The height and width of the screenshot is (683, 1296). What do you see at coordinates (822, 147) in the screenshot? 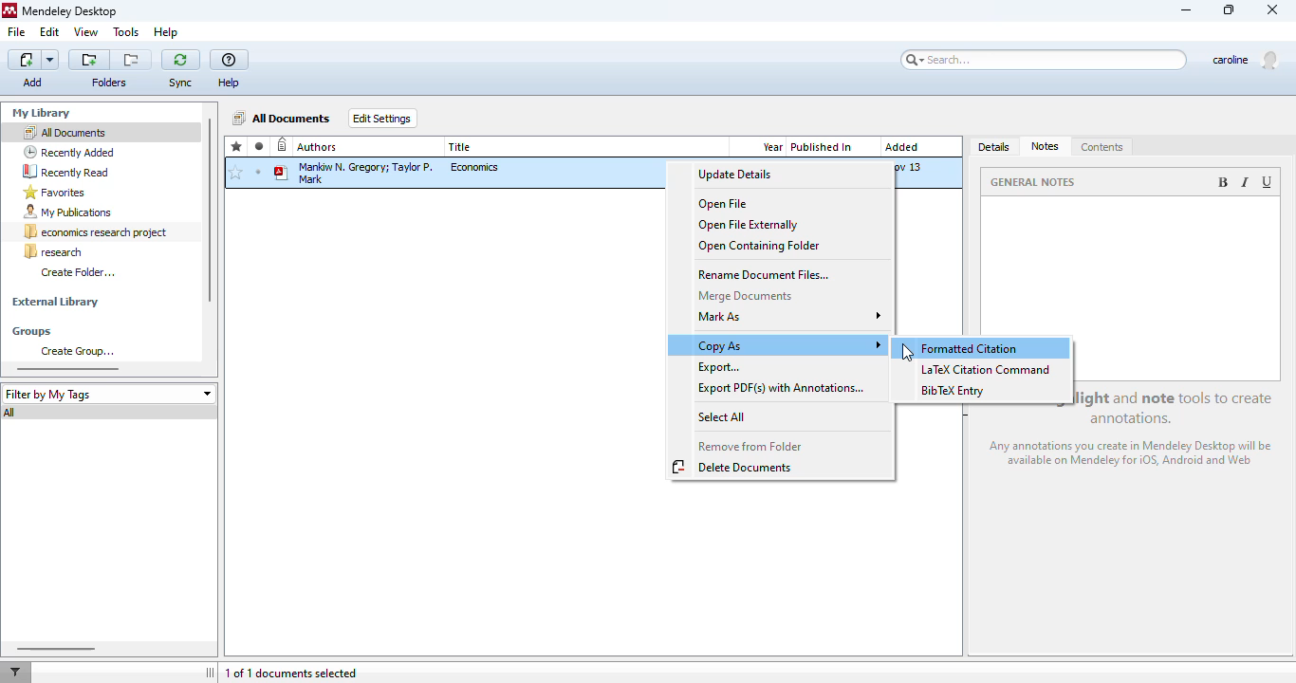
I see `published in` at bounding box center [822, 147].